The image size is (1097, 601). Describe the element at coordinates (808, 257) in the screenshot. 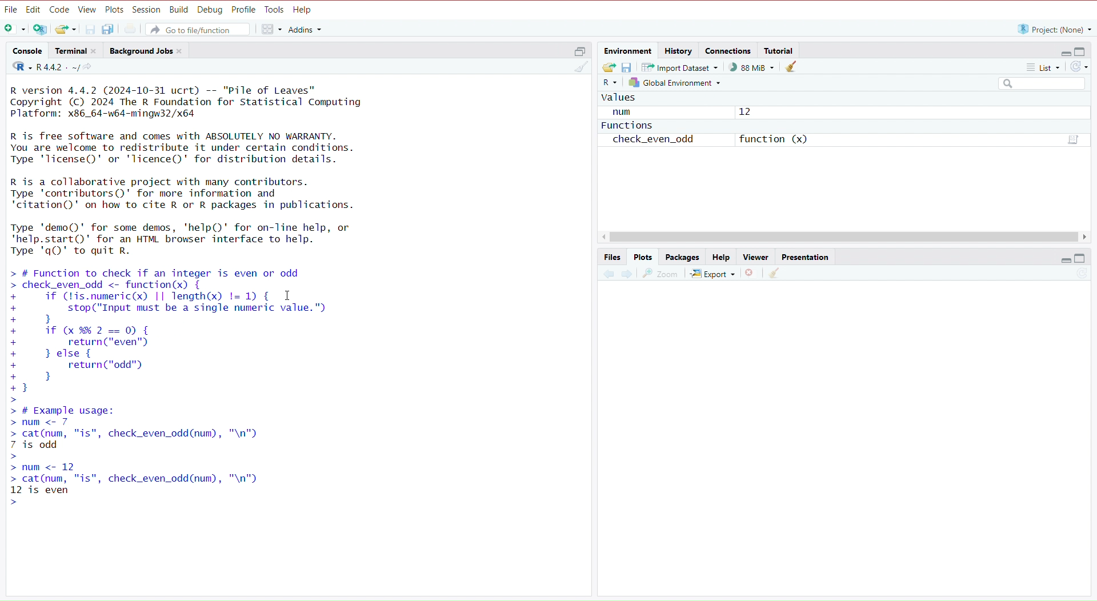

I see `presentation` at that location.